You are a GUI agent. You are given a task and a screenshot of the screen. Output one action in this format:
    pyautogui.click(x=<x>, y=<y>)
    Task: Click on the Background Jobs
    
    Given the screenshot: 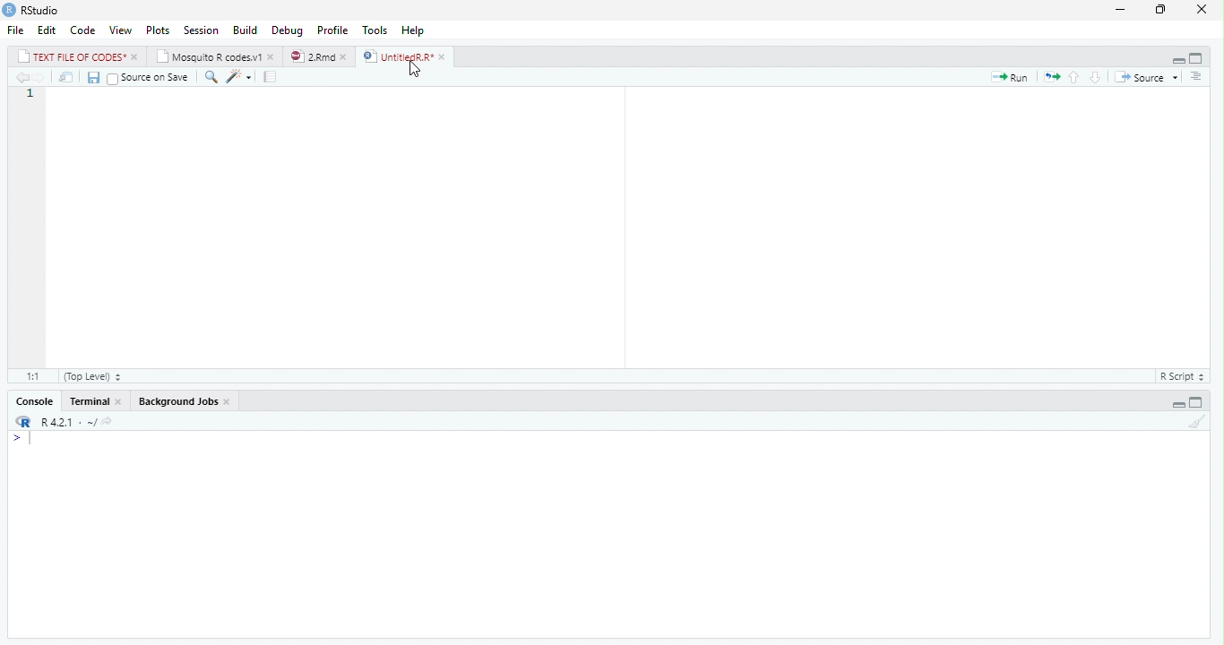 What is the action you would take?
    pyautogui.click(x=181, y=401)
    